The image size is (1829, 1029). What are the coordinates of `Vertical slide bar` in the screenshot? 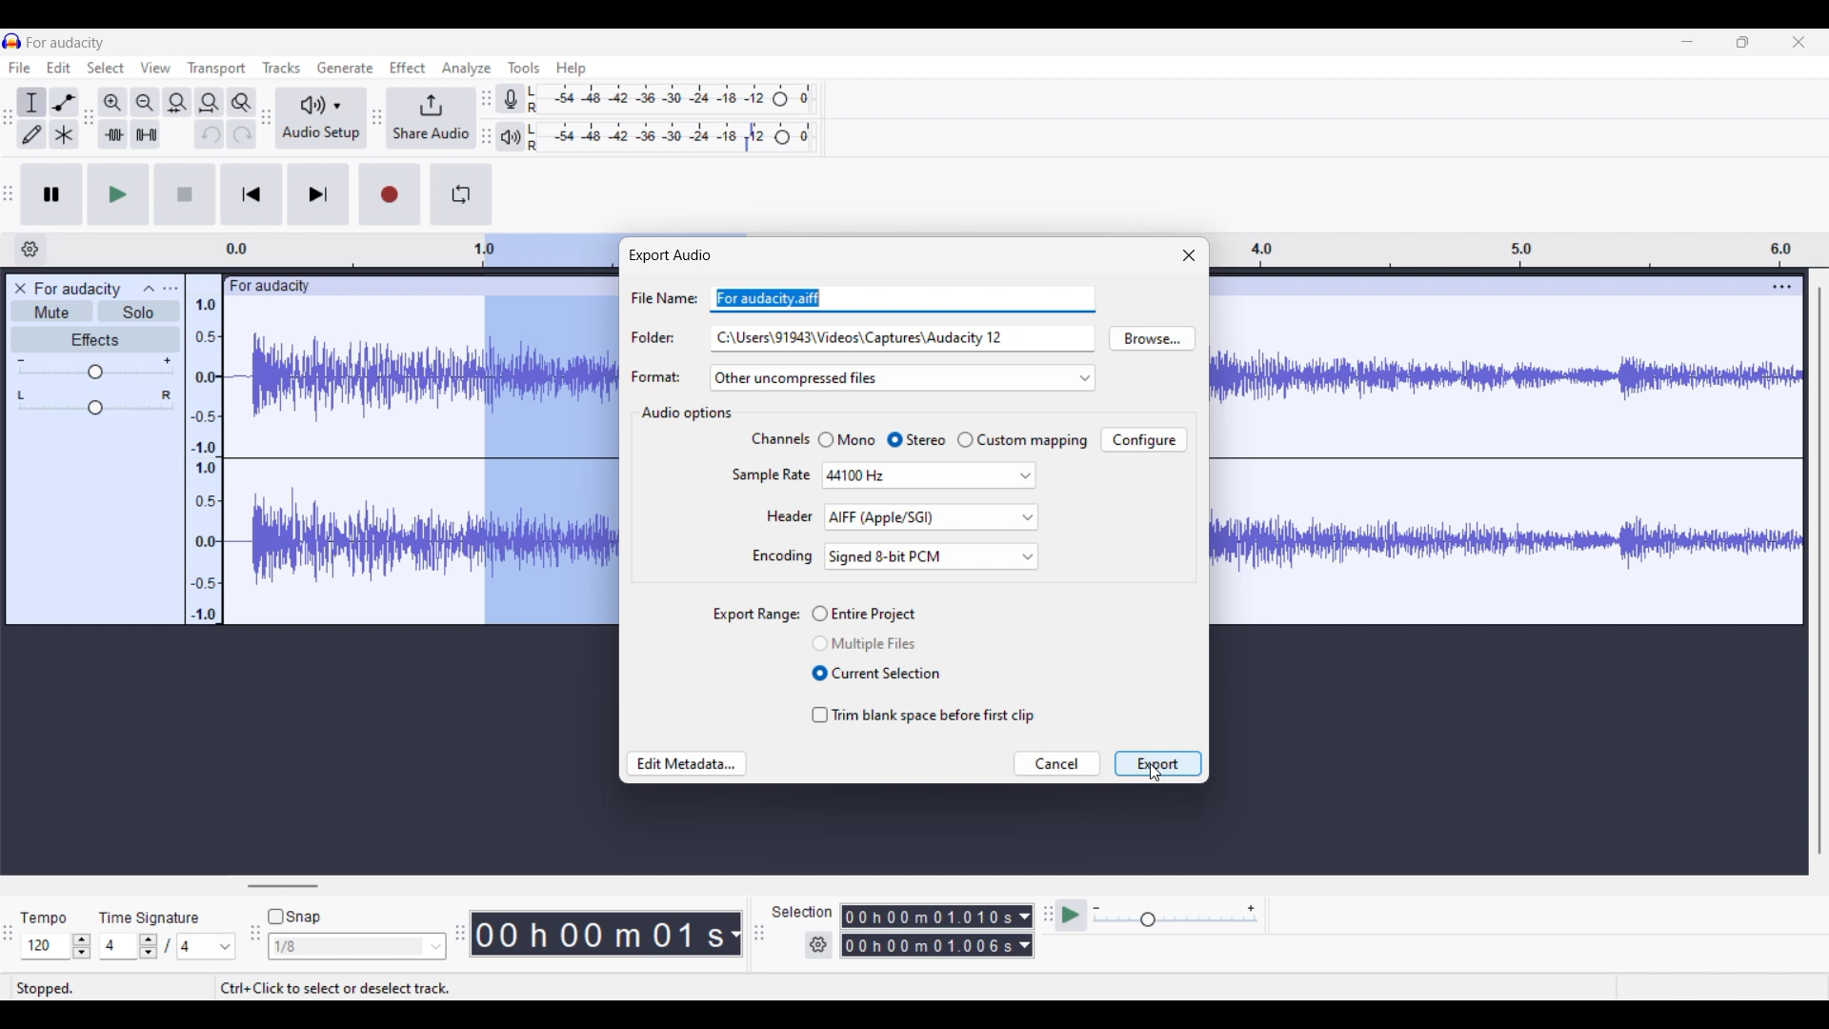 It's located at (1819, 570).